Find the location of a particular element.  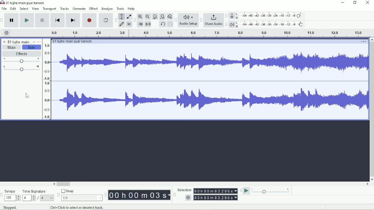

Silence audio selection is located at coordinates (148, 24).